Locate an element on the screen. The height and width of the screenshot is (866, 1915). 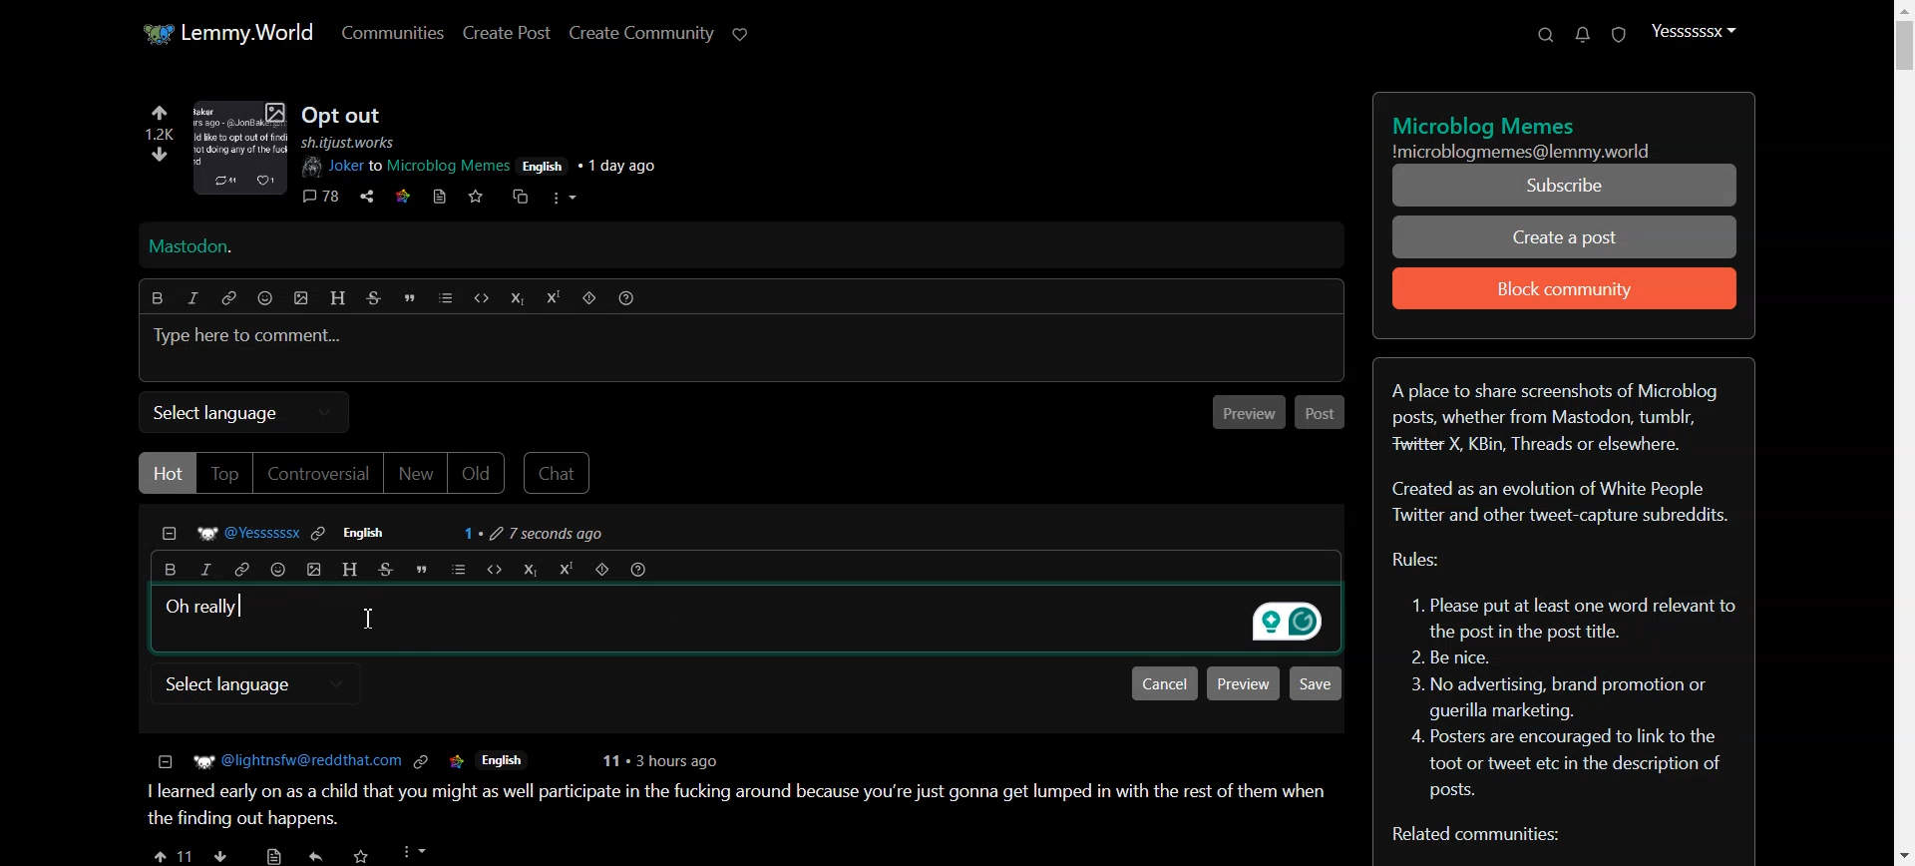
Select language is located at coordinates (245, 410).